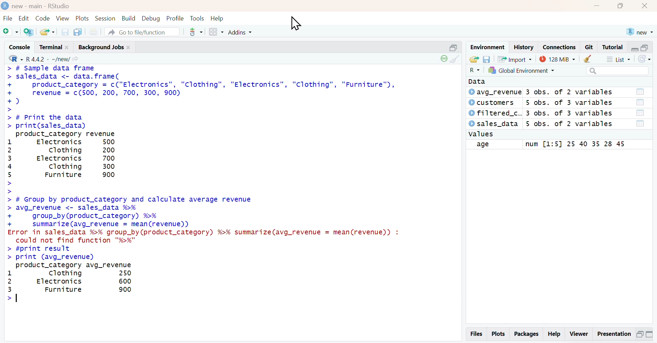 This screenshot has width=657, height=343. Describe the element at coordinates (481, 134) in the screenshot. I see `values` at that location.